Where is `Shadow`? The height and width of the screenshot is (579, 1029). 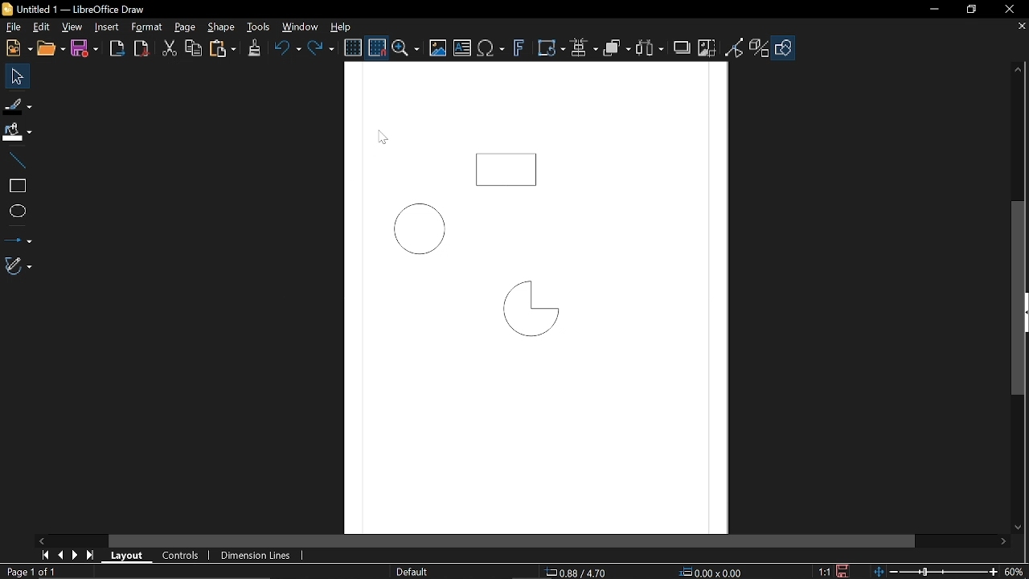 Shadow is located at coordinates (683, 47).